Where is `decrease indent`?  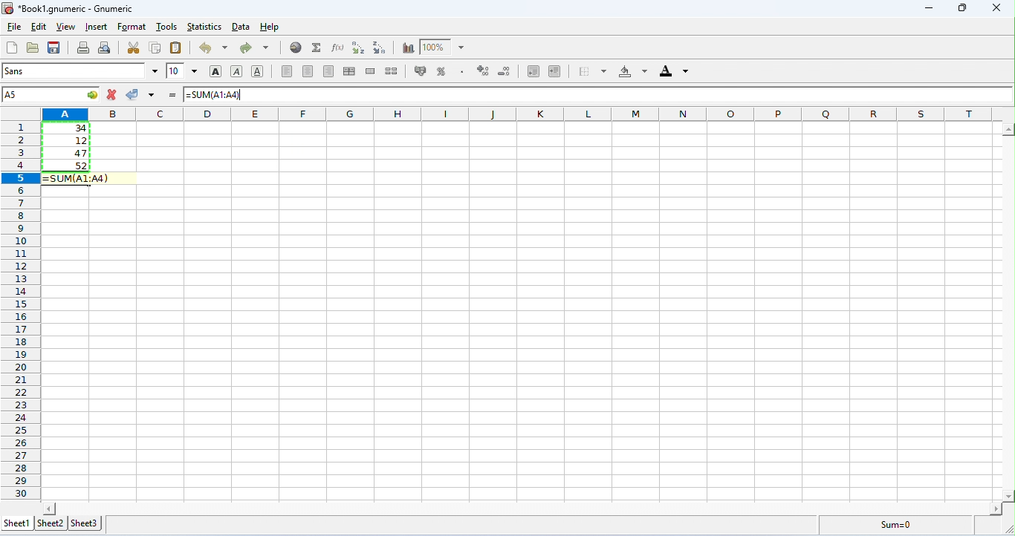
decrease indent is located at coordinates (555, 71).